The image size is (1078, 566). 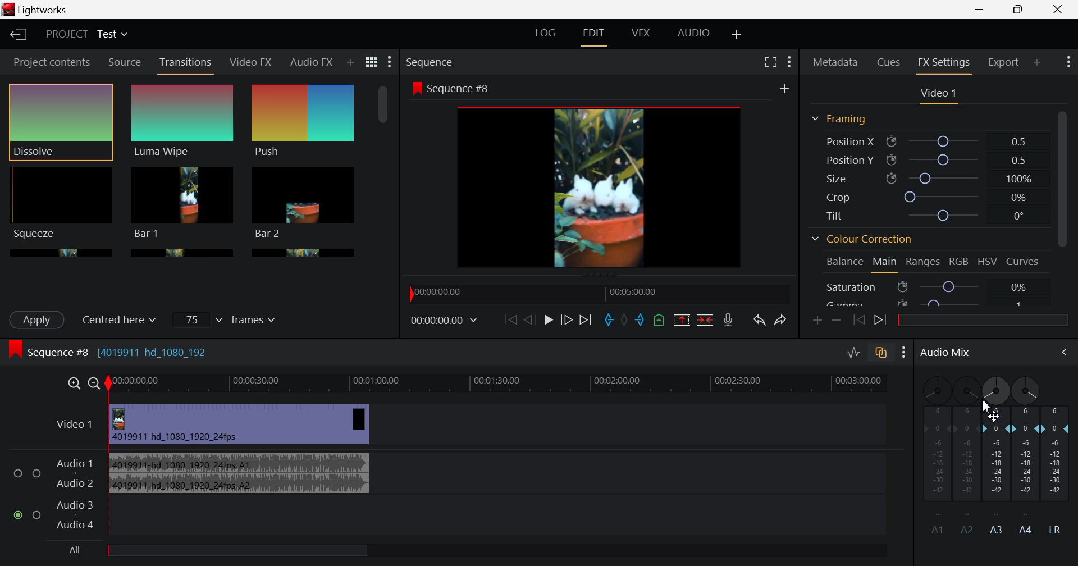 I want to click on toggle auto track sync, so click(x=882, y=355).